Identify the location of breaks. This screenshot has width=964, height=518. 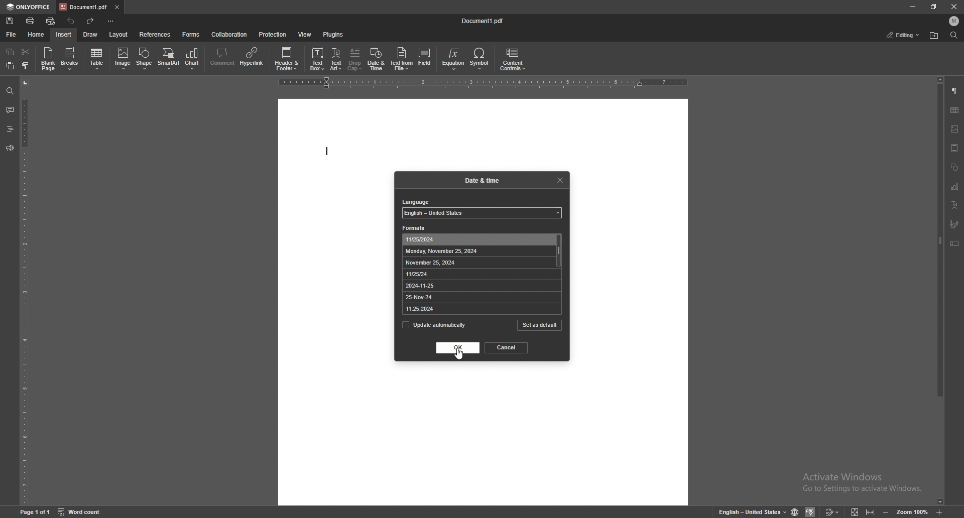
(70, 59).